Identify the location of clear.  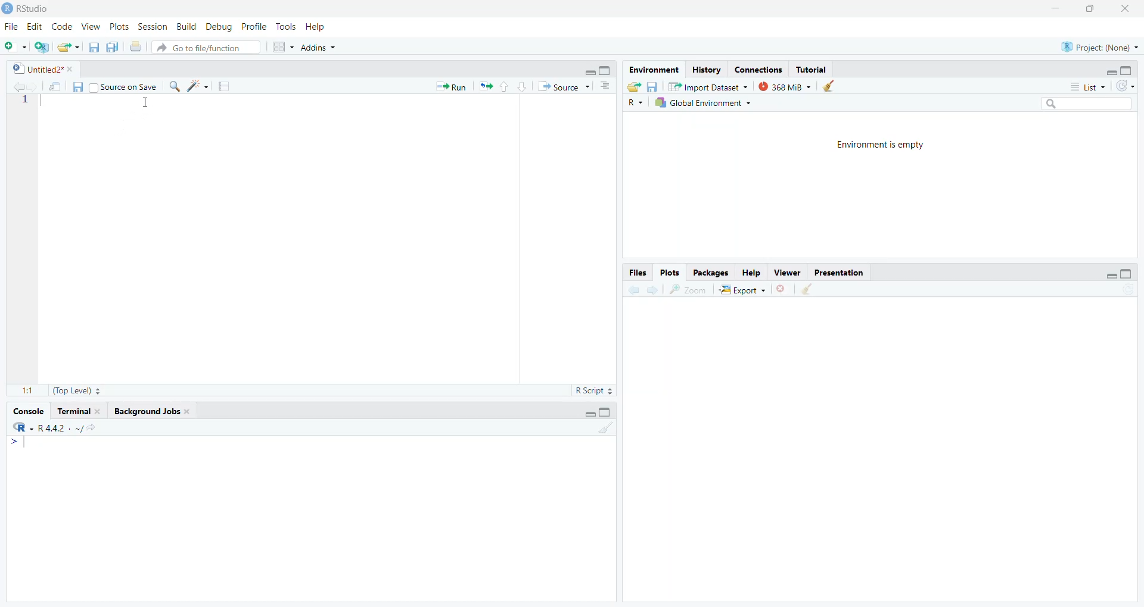
(831, 86).